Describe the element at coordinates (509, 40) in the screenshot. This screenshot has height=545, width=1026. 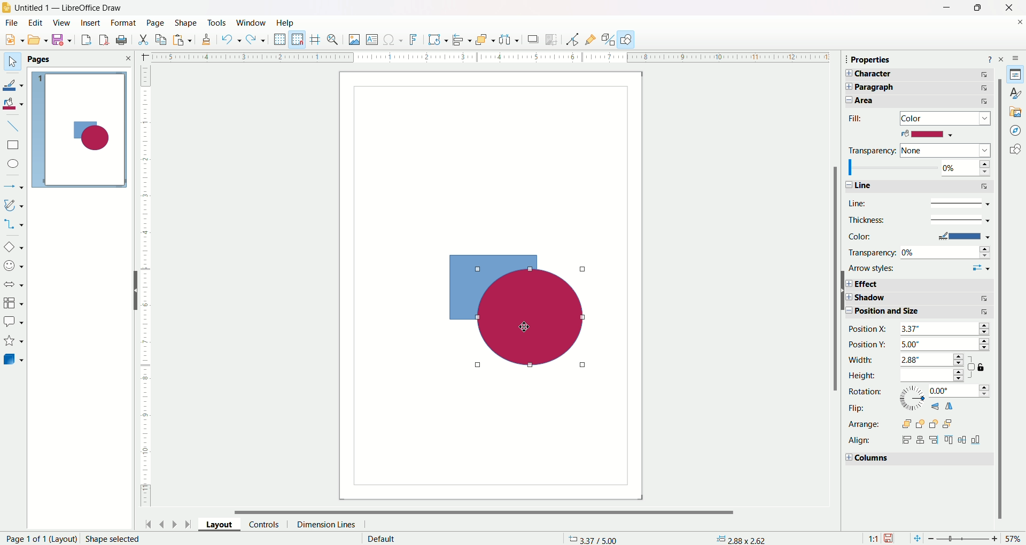
I see `select atleast three objects to distribute` at that location.